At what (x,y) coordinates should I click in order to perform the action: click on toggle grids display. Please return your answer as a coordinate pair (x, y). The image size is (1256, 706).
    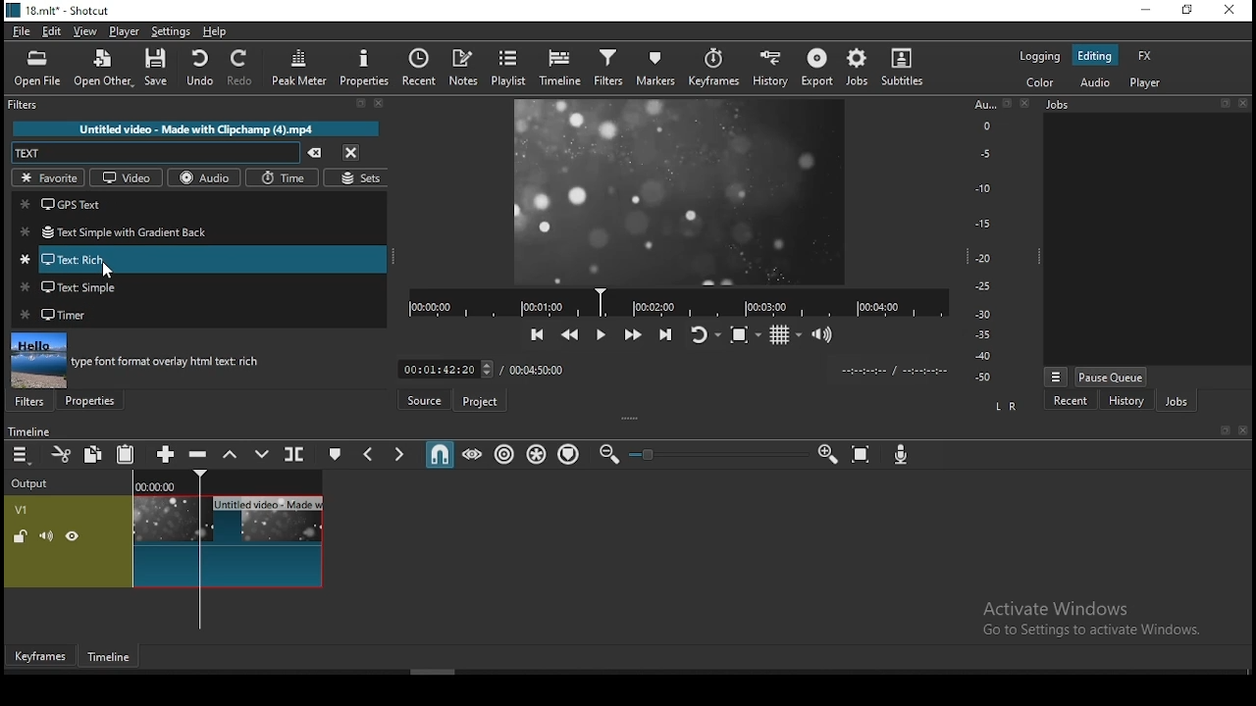
    Looking at the image, I should click on (784, 335).